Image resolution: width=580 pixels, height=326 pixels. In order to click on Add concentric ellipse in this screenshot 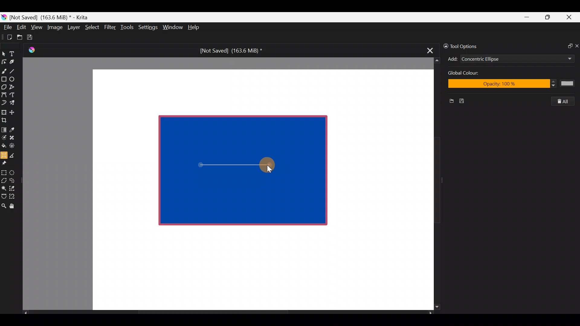, I will do `click(452, 58)`.